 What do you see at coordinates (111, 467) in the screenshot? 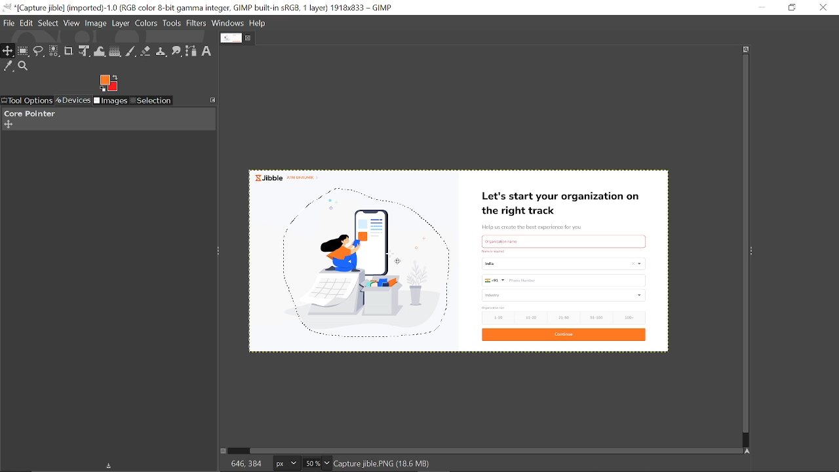
I see `Save device status` at bounding box center [111, 467].